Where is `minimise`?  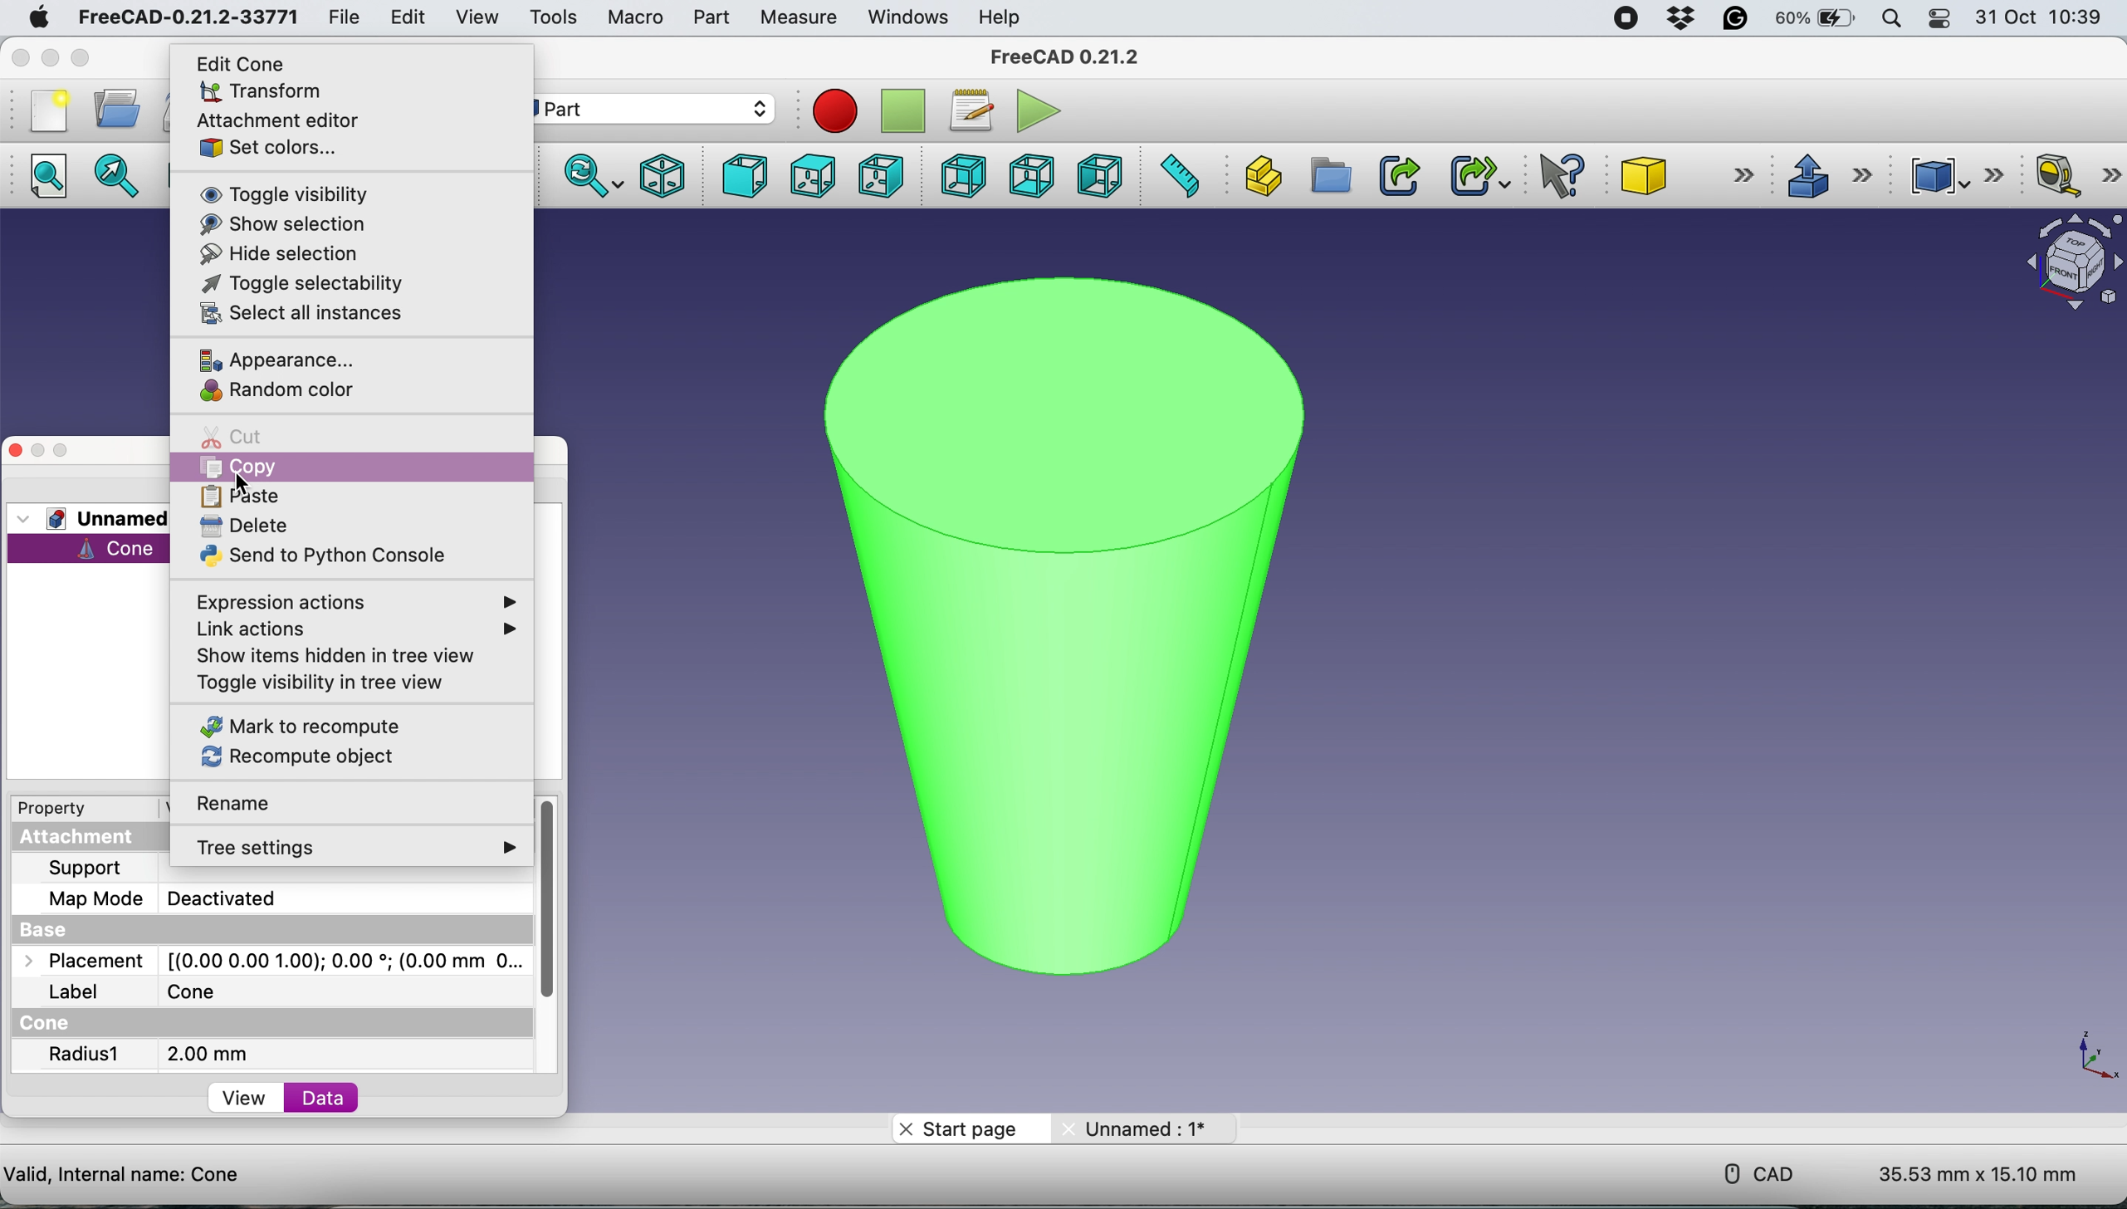
minimise is located at coordinates (50, 56).